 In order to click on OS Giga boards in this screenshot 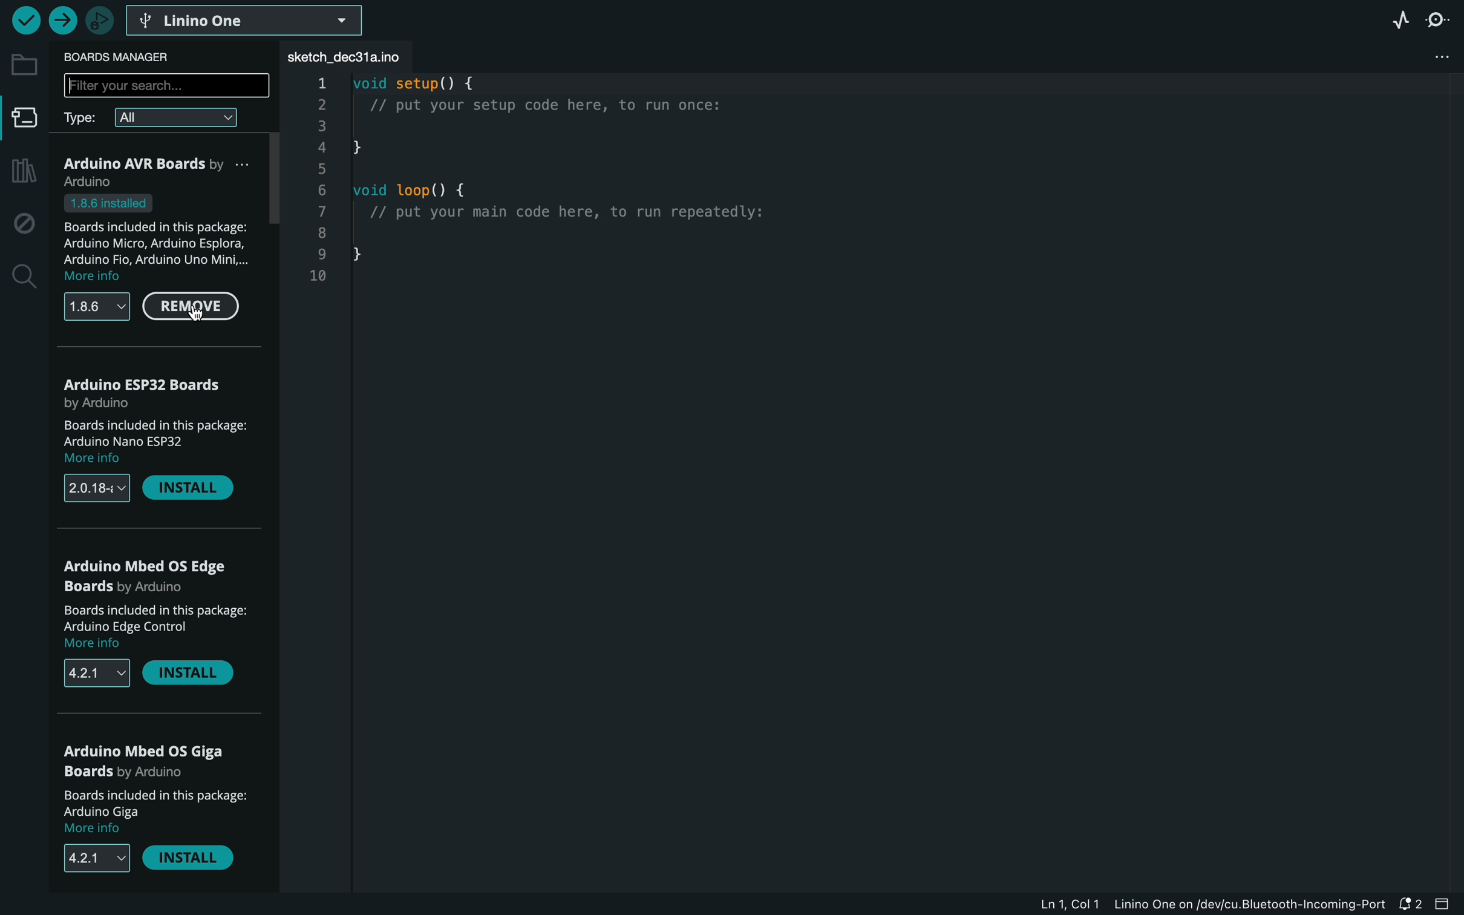, I will do `click(147, 761)`.